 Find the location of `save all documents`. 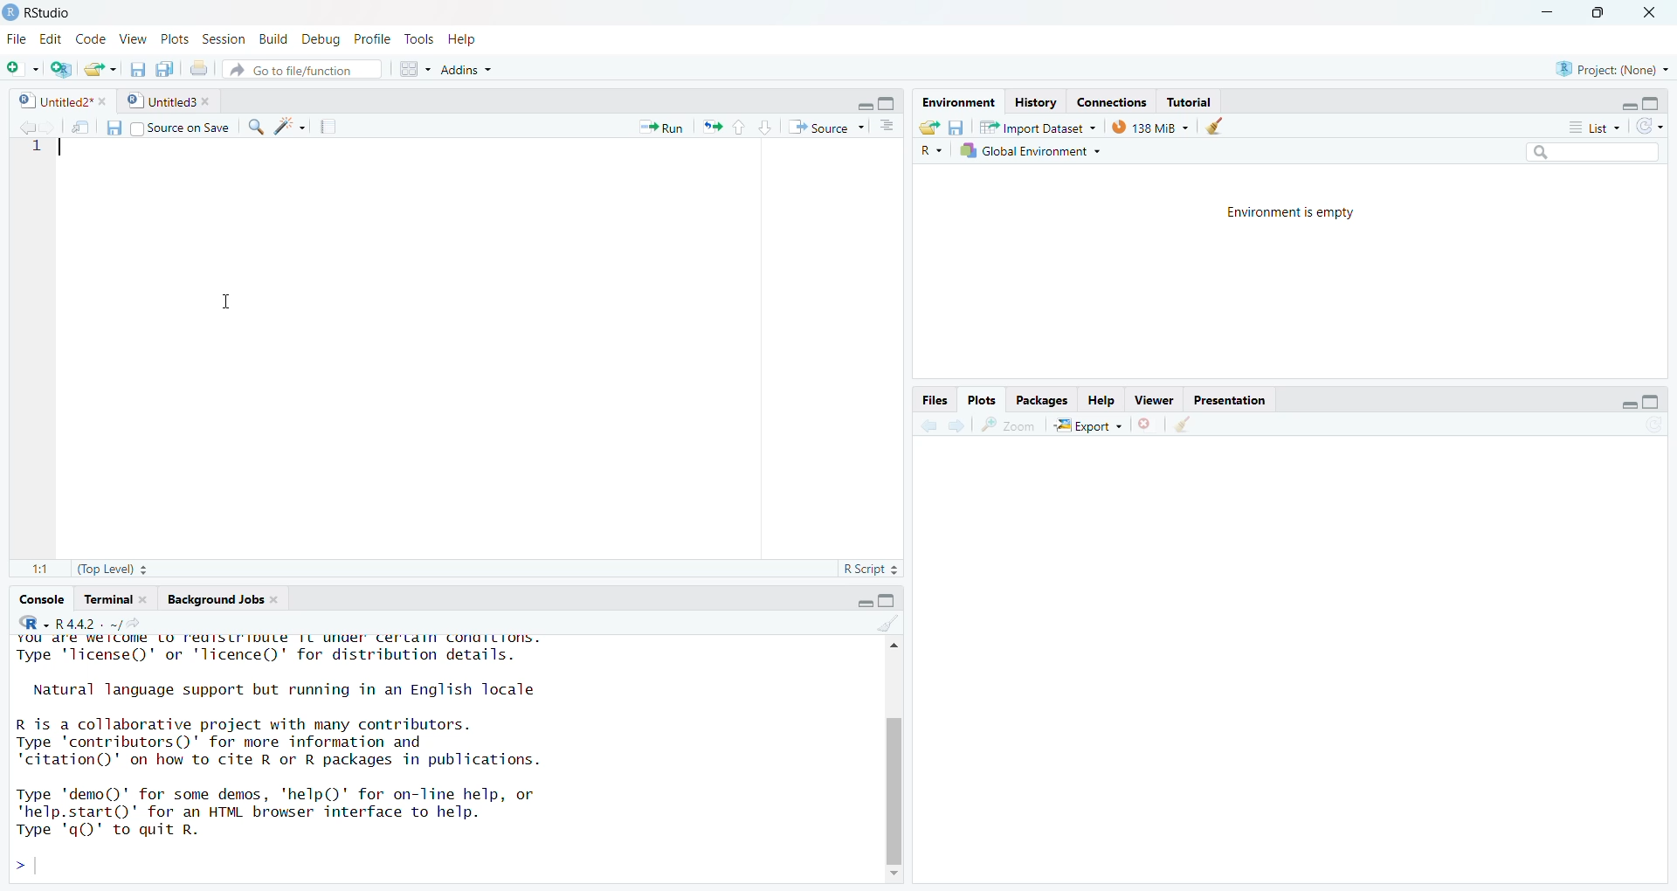

save all documents is located at coordinates (137, 66).